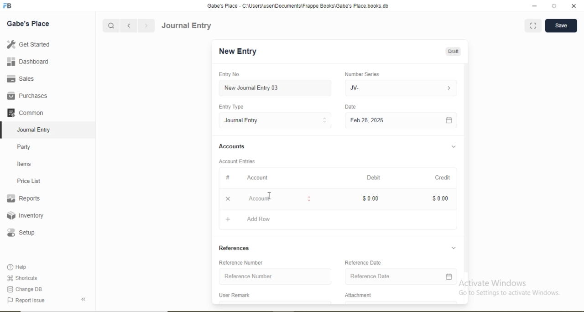  What do you see at coordinates (24, 164) in the screenshot?
I see `Items` at bounding box center [24, 164].